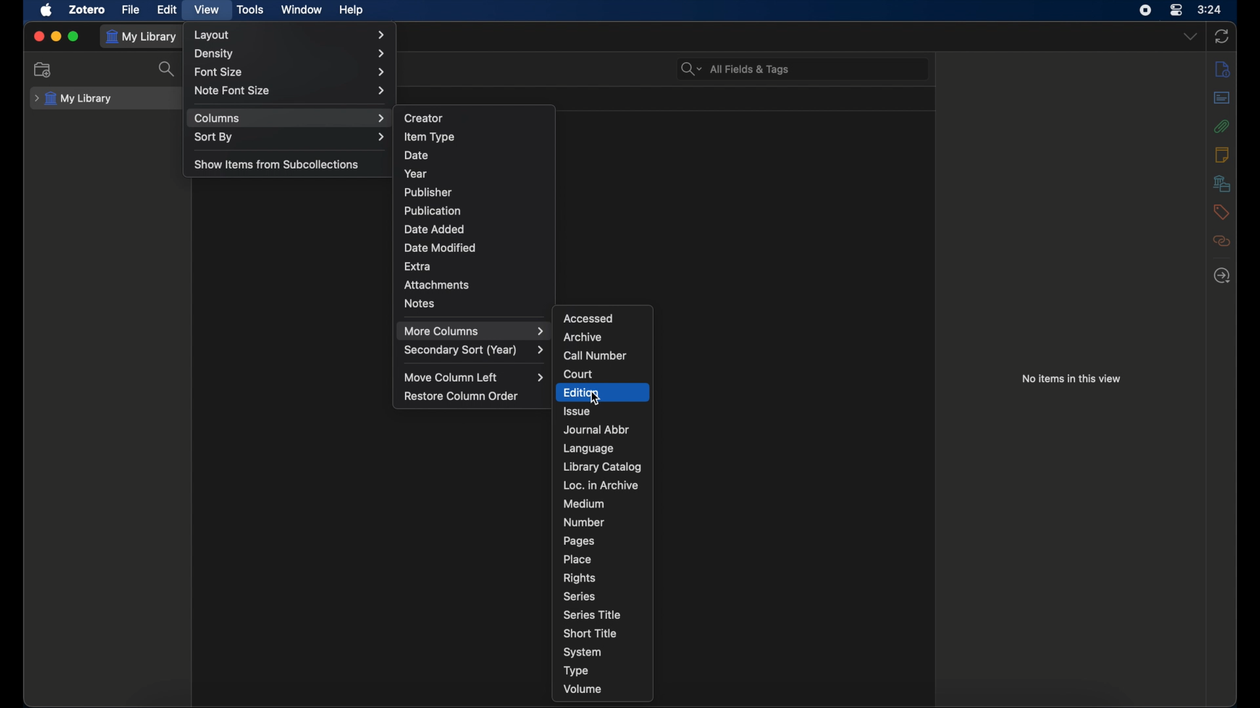  I want to click on date, so click(417, 155).